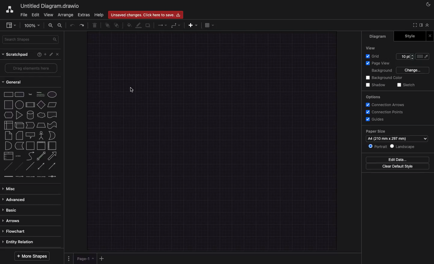  I want to click on Close , so click(431, 35).